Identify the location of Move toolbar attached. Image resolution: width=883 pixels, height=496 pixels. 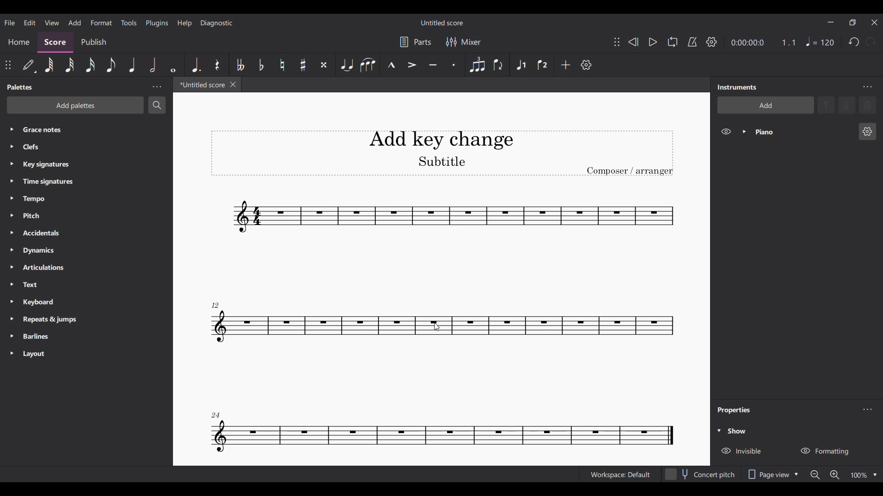
(8, 65).